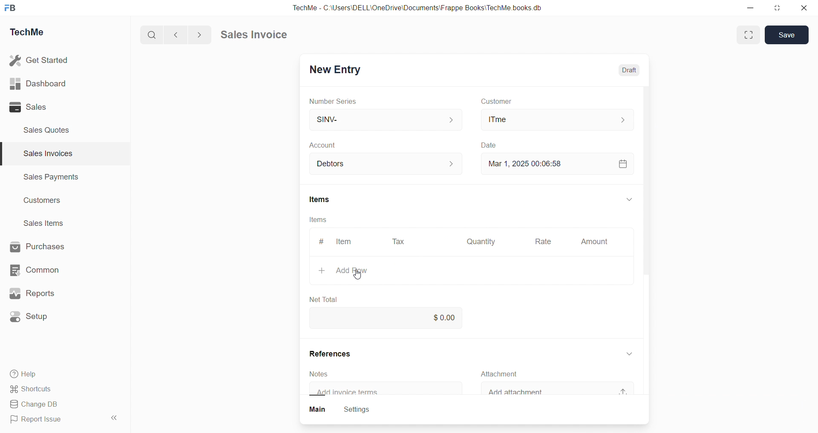 The image size is (818, 433). What do you see at coordinates (44, 155) in the screenshot?
I see `Sales Invoices` at bounding box center [44, 155].